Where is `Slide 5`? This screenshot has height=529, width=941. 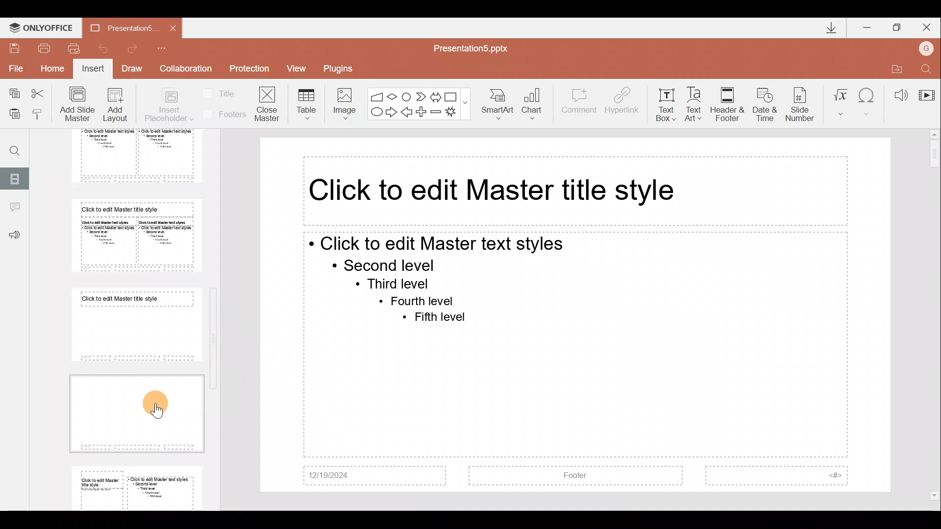
Slide 5 is located at coordinates (129, 156).